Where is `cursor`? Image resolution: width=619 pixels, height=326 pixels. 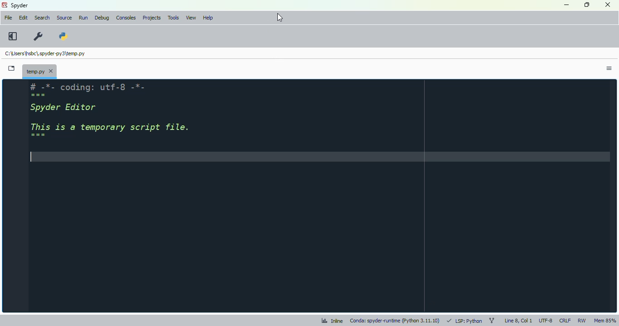
cursor is located at coordinates (280, 18).